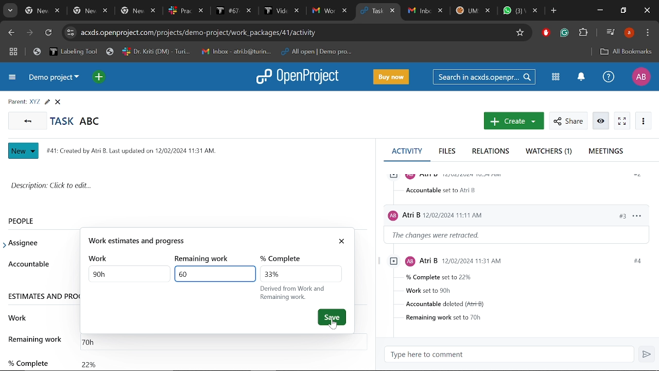 Image resolution: width=659 pixels, height=371 pixels. I want to click on Cursor, so click(335, 328).